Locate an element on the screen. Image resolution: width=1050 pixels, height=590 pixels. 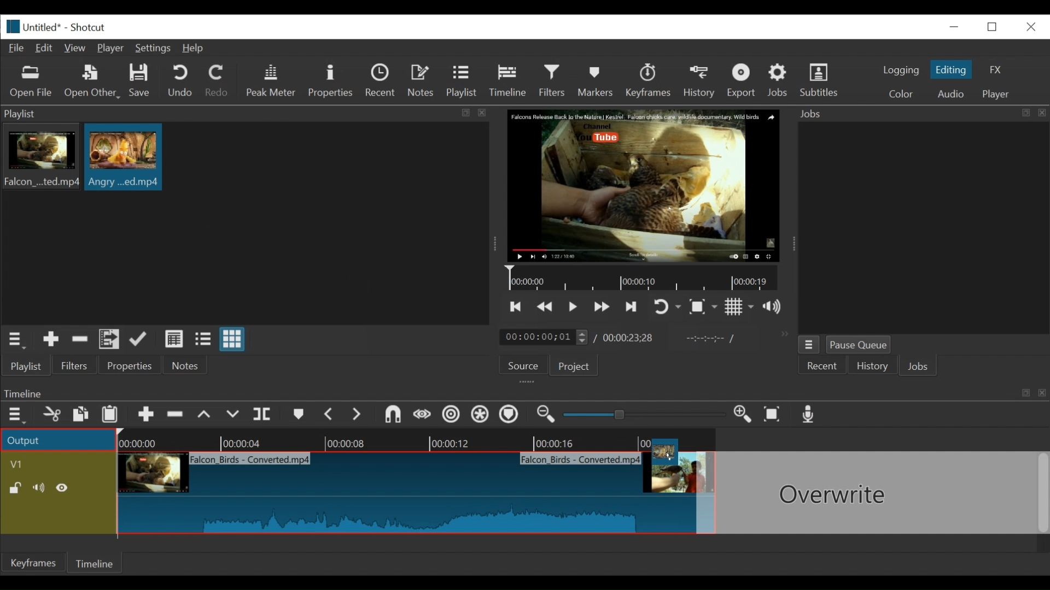
Player is located at coordinates (113, 49).